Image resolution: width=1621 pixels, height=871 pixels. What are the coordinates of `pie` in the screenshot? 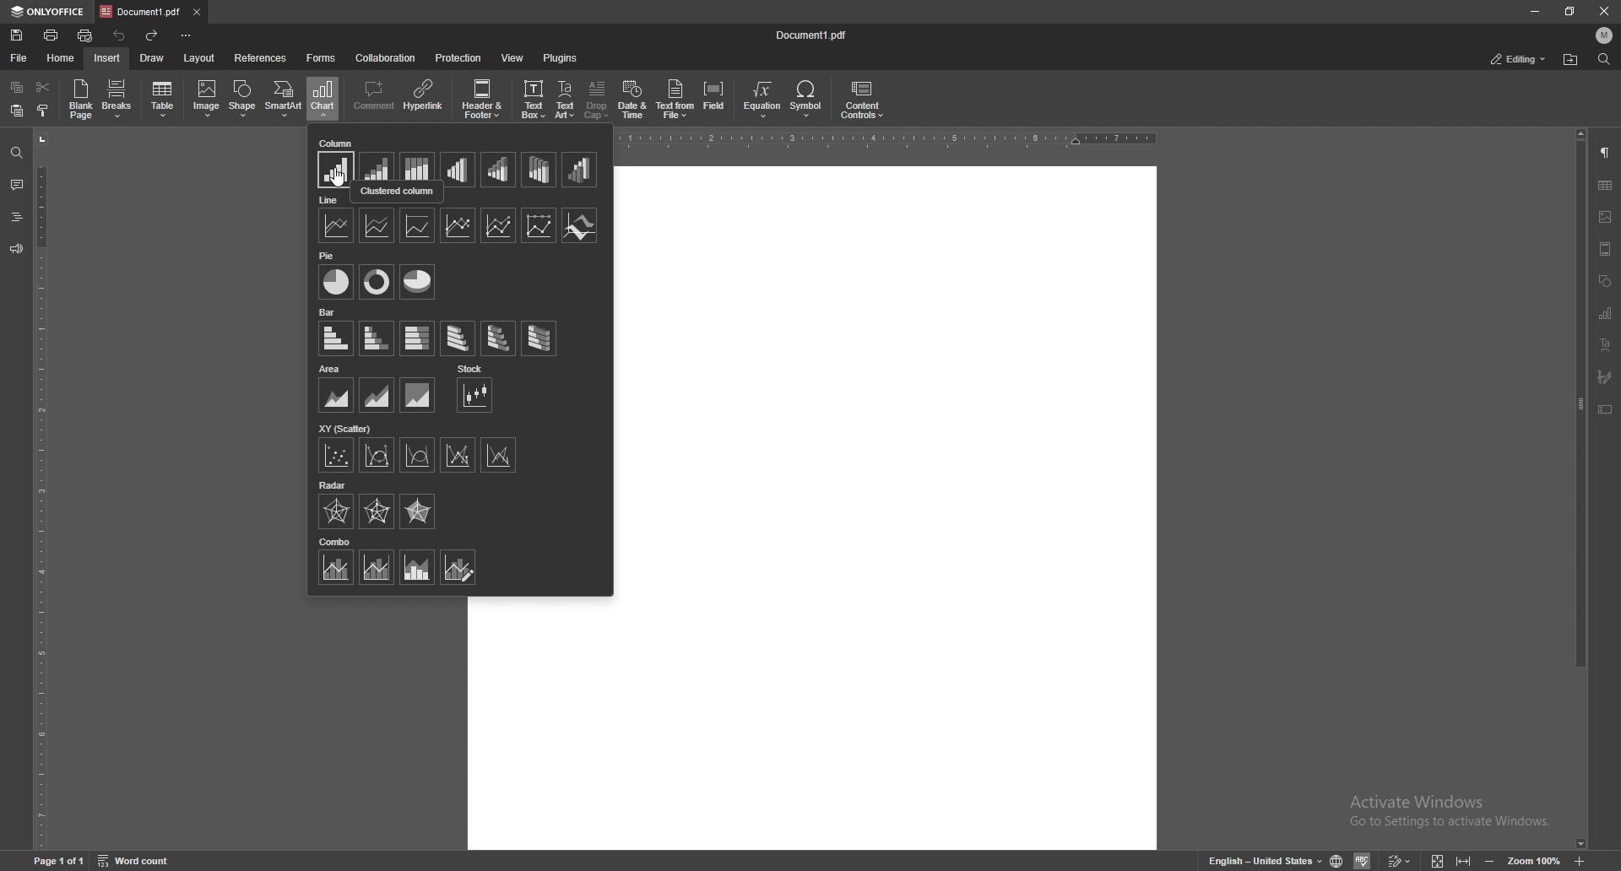 It's located at (336, 282).